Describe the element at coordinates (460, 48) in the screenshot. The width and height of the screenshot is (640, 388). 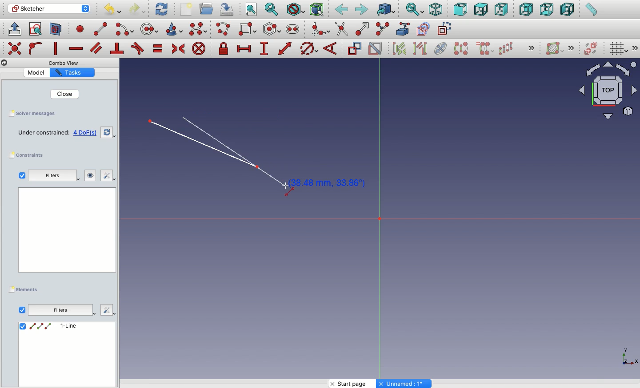
I see `Symmetry` at that location.